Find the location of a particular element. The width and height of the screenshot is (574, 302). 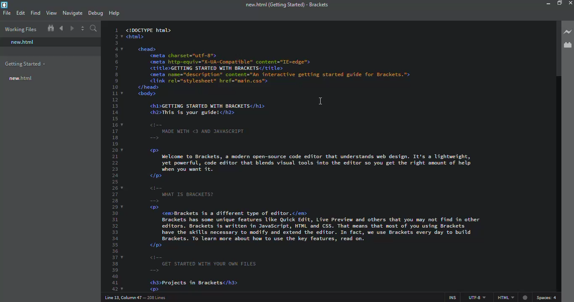

find is located at coordinates (35, 13).